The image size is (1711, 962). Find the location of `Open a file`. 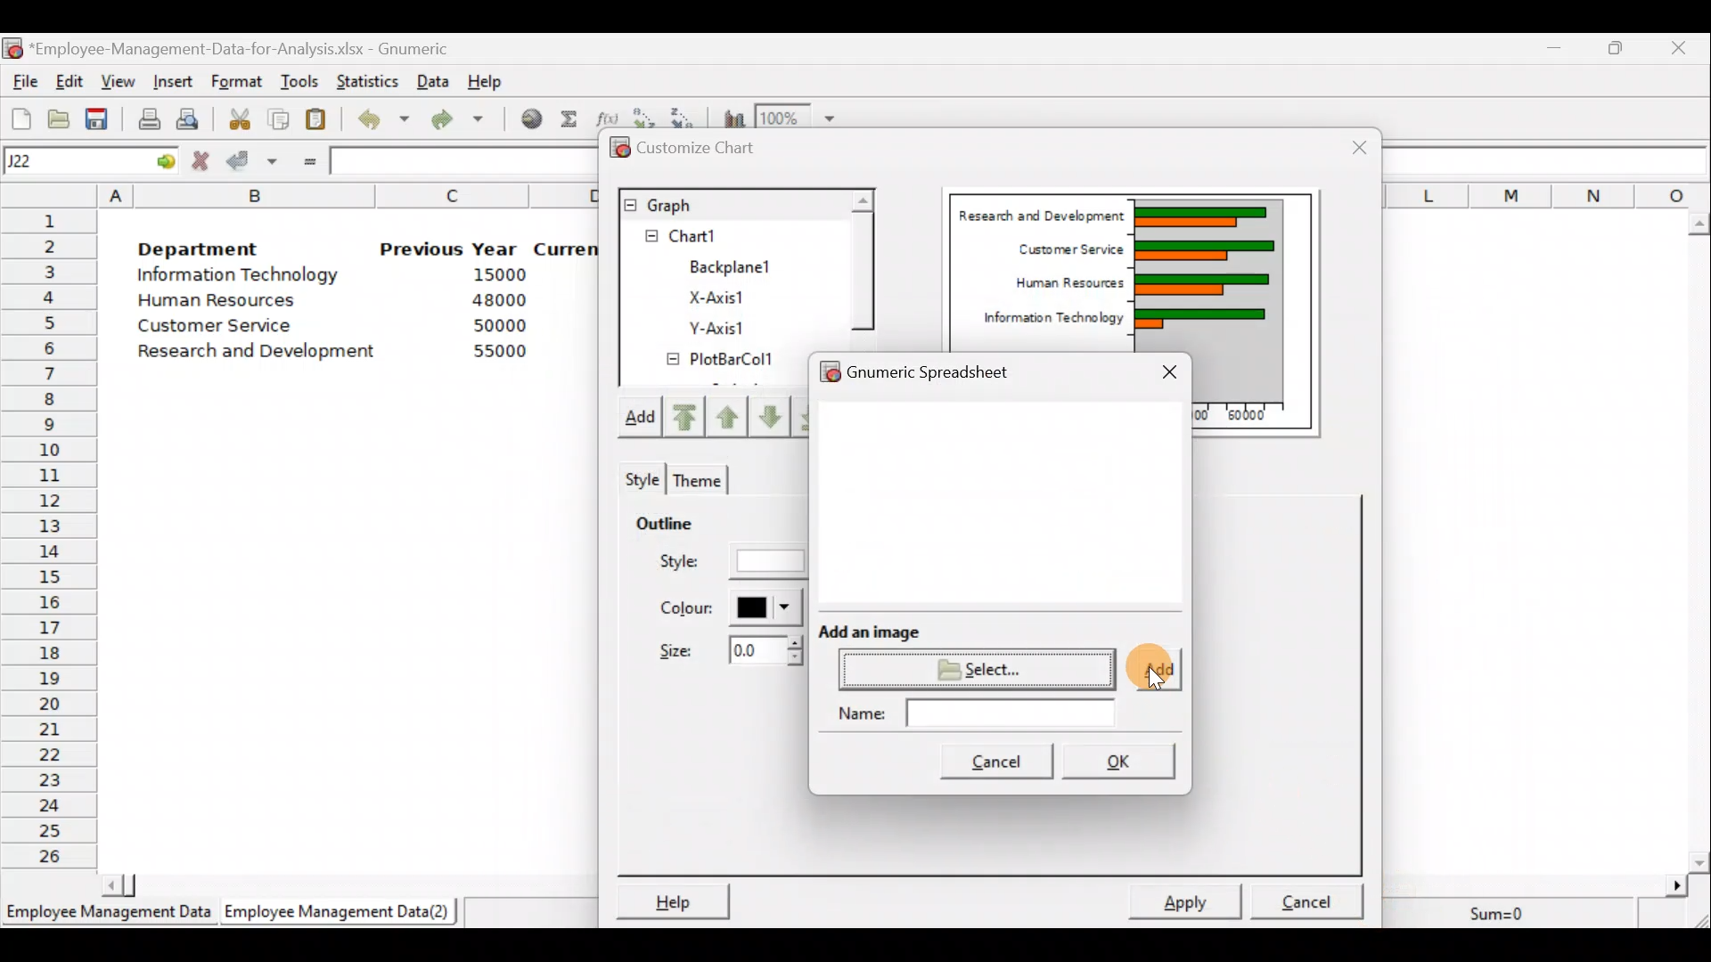

Open a file is located at coordinates (58, 117).